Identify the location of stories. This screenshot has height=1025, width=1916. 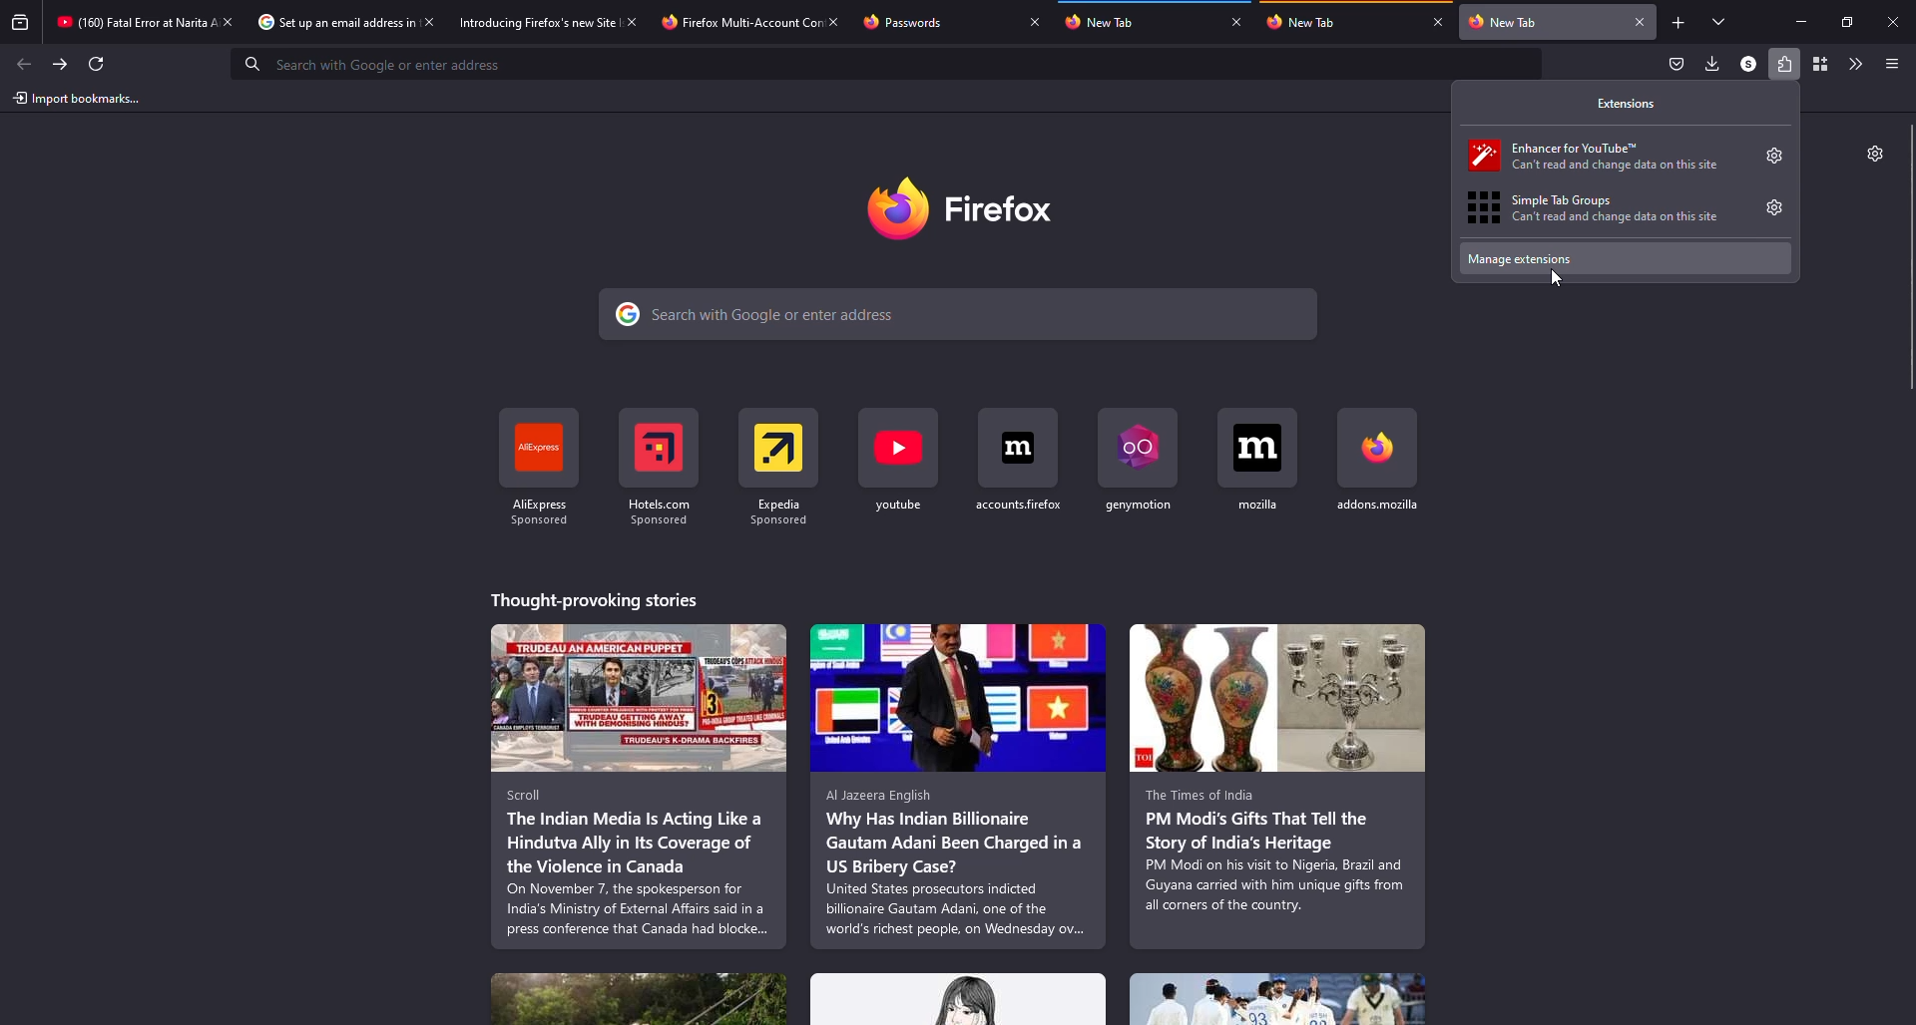
(639, 998).